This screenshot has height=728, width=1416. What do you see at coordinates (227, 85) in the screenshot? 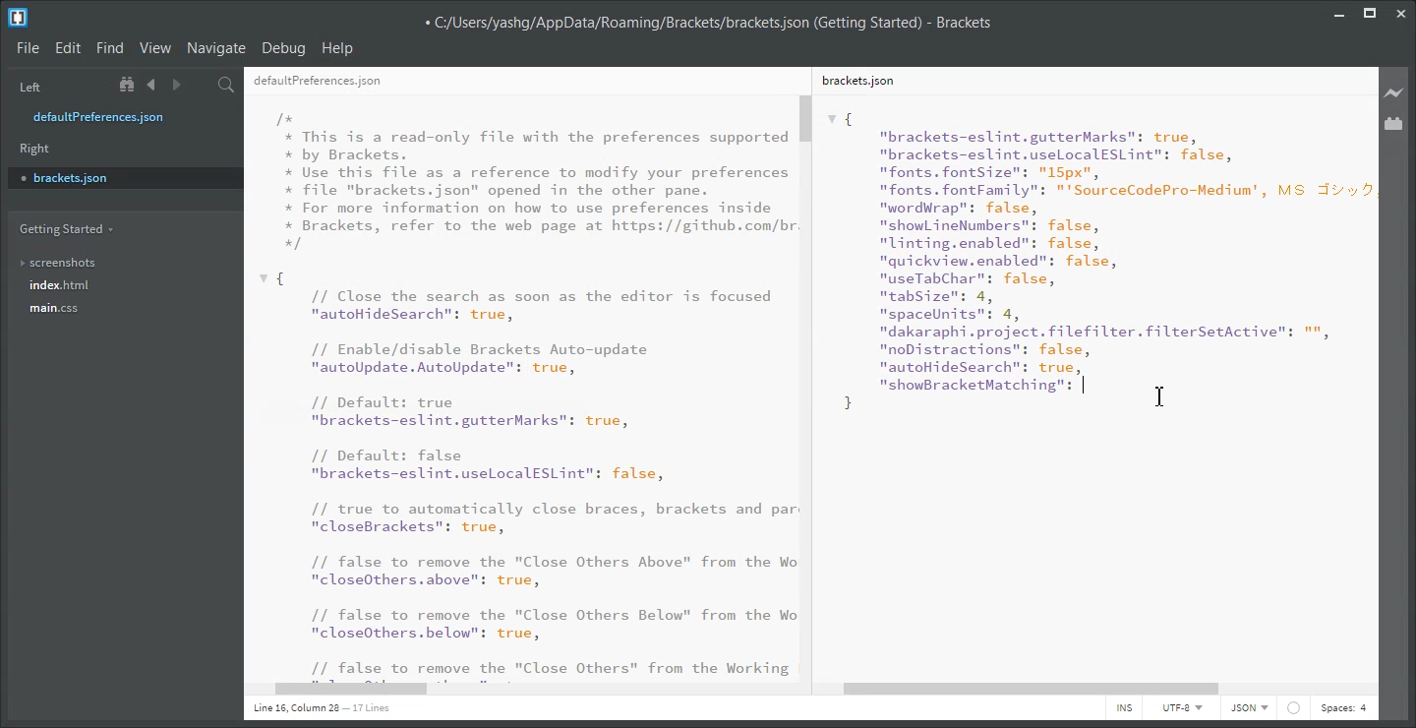
I see `Find in files` at bounding box center [227, 85].